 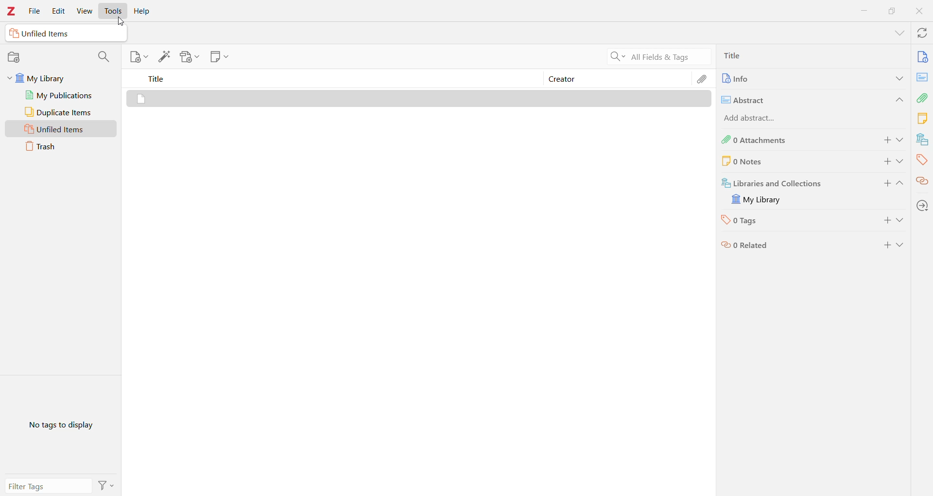 What do you see at coordinates (61, 128) in the screenshot?
I see `Unfiled Items` at bounding box center [61, 128].